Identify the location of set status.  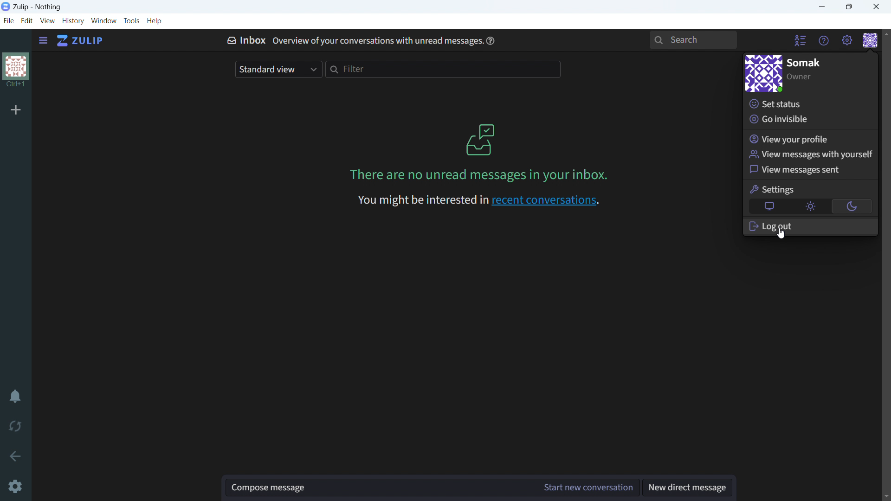
(810, 103).